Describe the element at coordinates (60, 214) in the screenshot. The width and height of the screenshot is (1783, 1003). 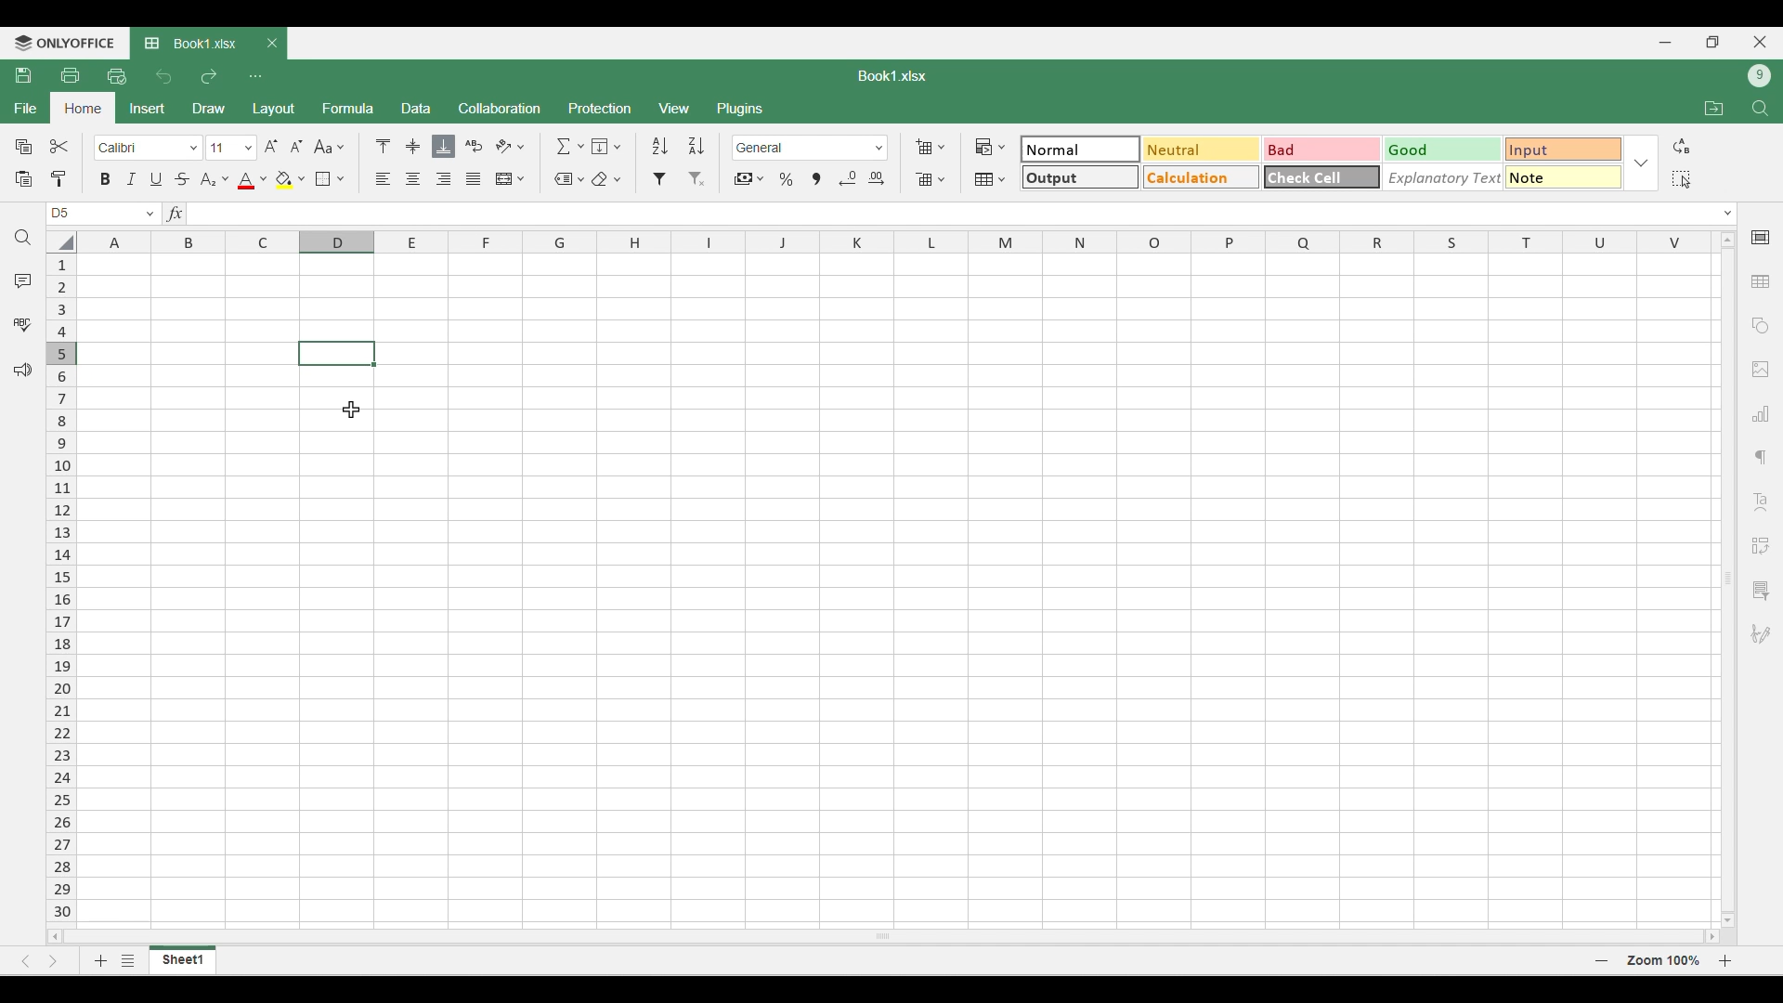
I see `Selected cell` at that location.